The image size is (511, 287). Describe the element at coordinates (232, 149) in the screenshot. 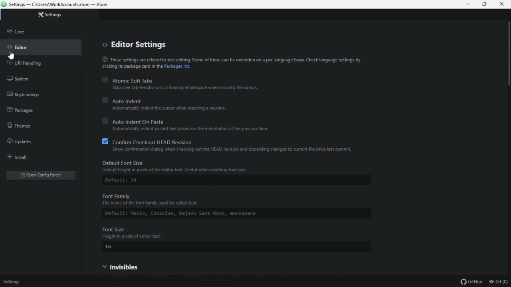

I see `‘Show confirmation dialog when checking out the HEAD revision and discarding changes to current file since last commit.` at that location.